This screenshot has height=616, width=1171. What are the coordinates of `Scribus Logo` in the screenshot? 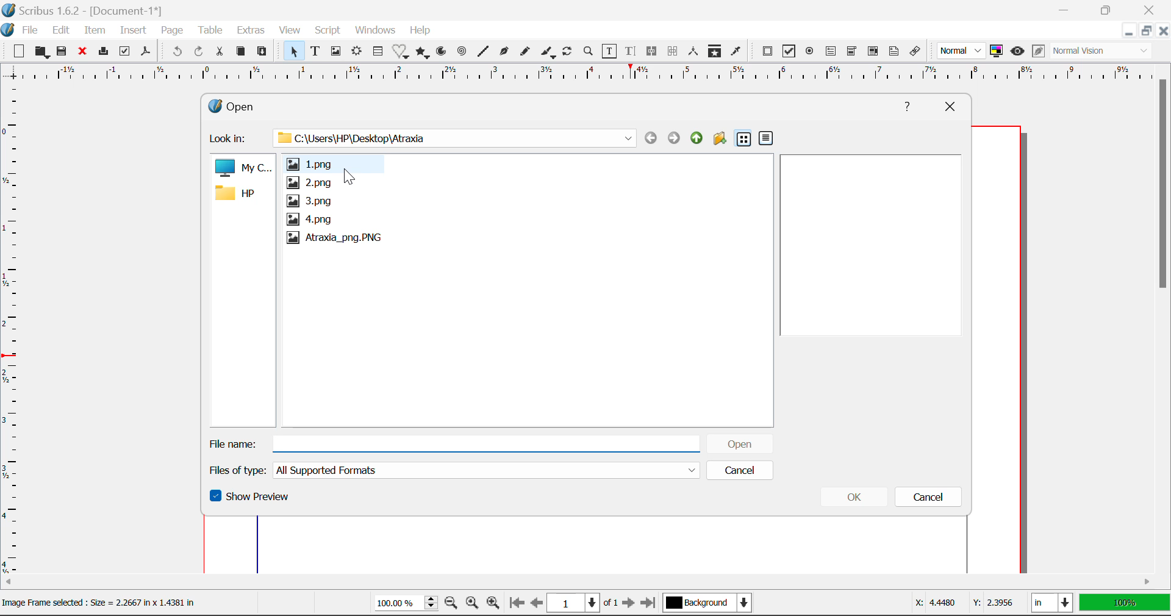 It's located at (7, 30).